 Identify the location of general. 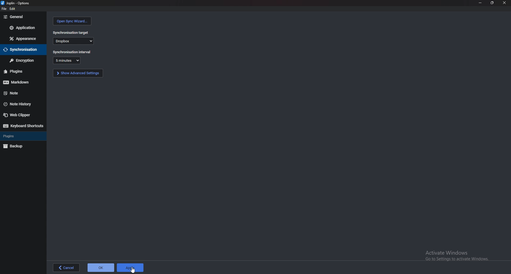
(24, 17).